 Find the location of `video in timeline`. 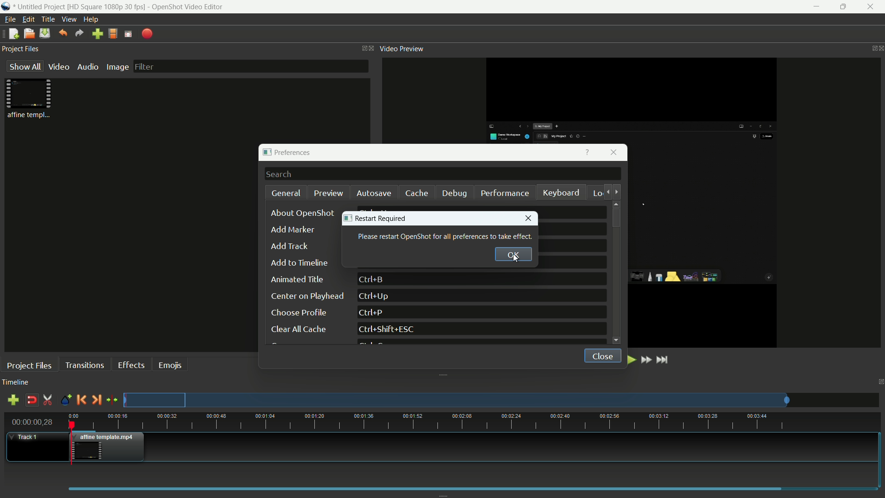

video in timeline is located at coordinates (109, 447).